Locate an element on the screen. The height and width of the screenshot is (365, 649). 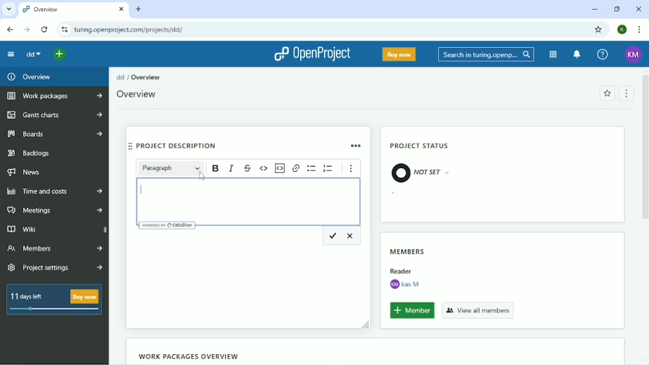
Time and costs is located at coordinates (55, 191).